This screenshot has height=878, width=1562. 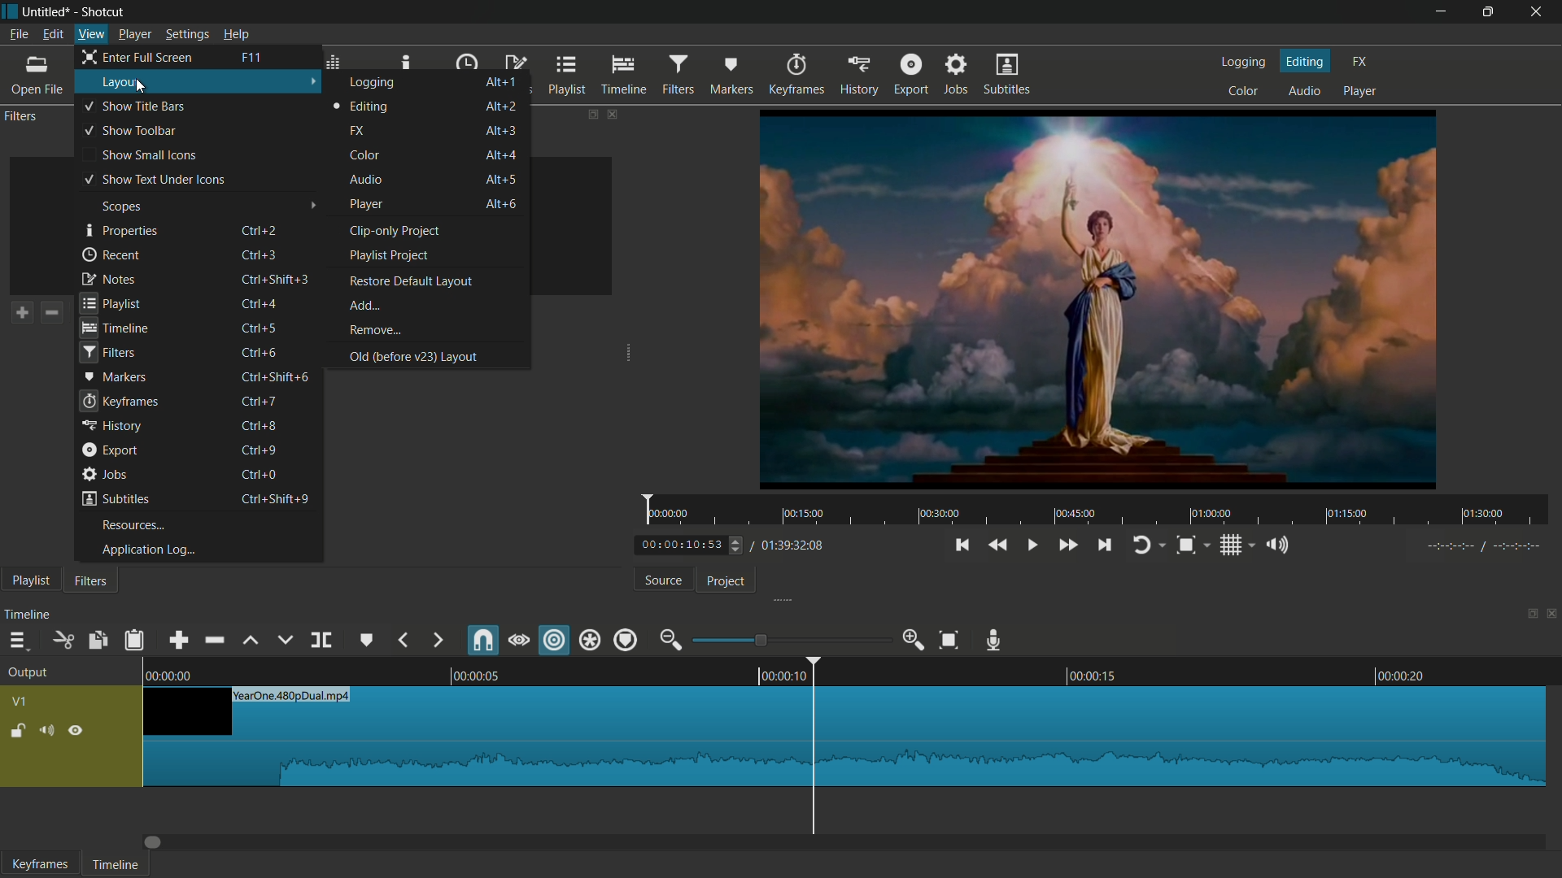 I want to click on markers, so click(x=114, y=376).